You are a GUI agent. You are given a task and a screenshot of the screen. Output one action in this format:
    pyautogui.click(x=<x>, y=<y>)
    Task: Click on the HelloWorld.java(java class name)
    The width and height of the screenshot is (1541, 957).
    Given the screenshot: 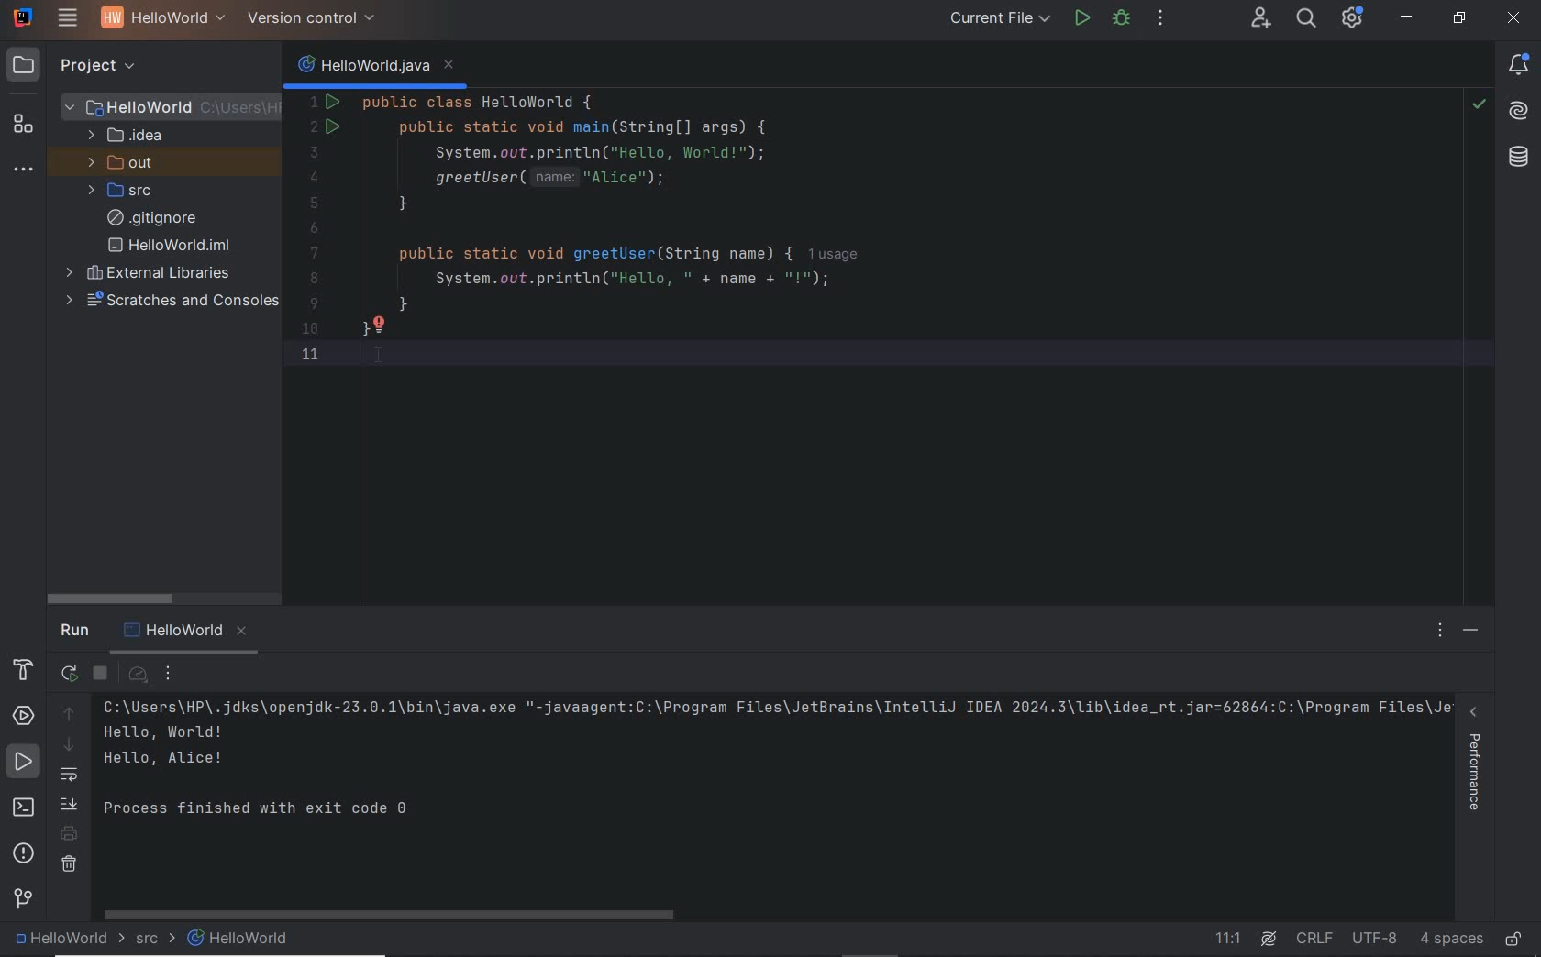 What is the action you would take?
    pyautogui.click(x=376, y=61)
    